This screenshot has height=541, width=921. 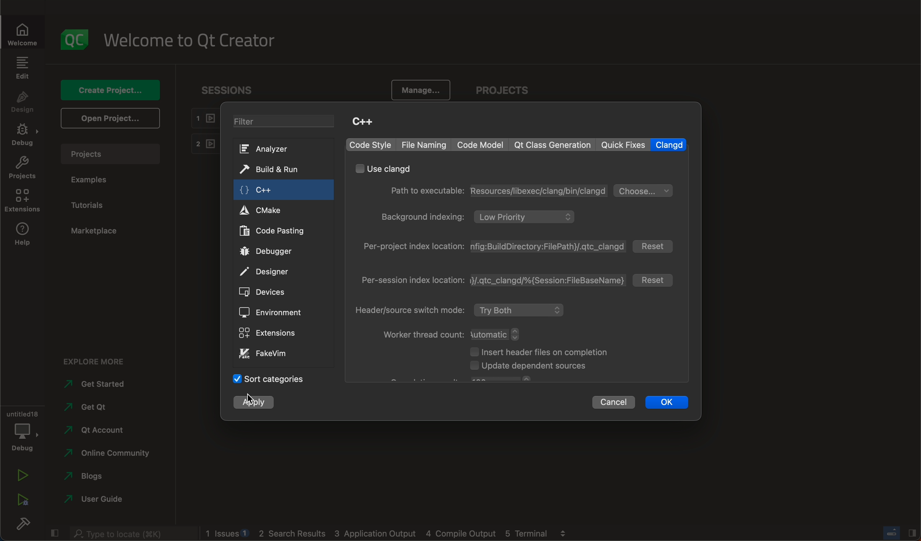 What do you see at coordinates (23, 473) in the screenshot?
I see `run` at bounding box center [23, 473].